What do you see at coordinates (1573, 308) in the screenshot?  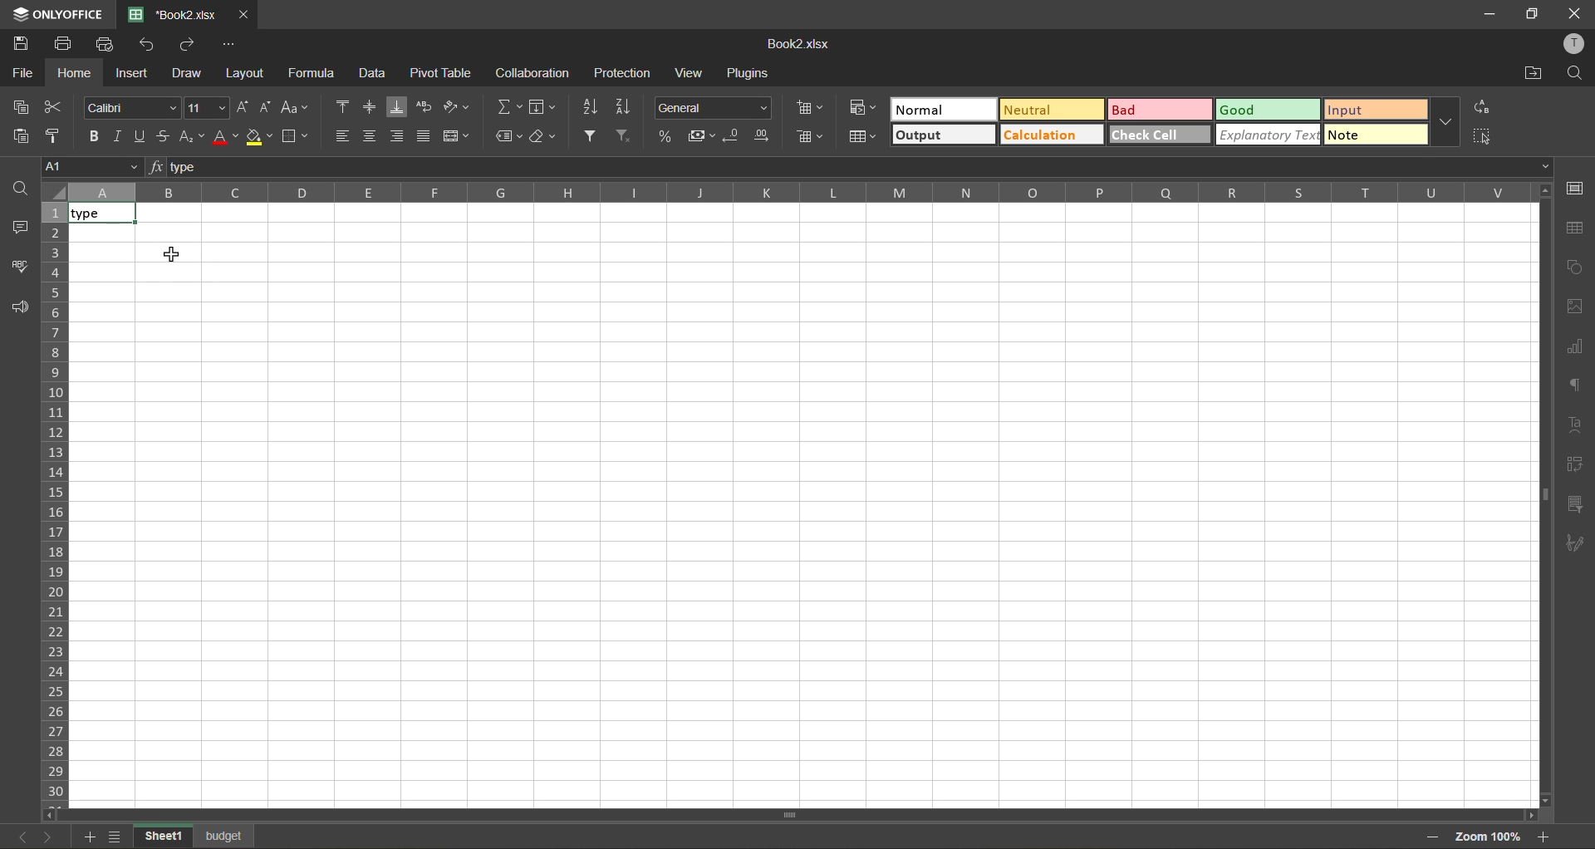 I see `images` at bounding box center [1573, 308].